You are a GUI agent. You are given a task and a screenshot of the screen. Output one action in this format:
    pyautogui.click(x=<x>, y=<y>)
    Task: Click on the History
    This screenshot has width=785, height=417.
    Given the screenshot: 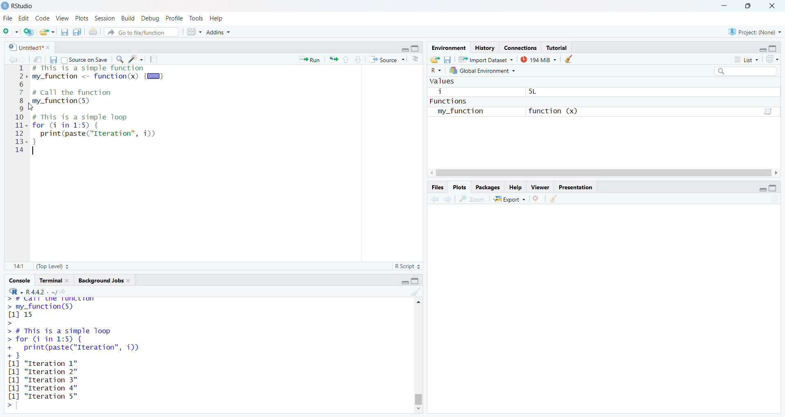 What is the action you would take?
    pyautogui.click(x=485, y=47)
    